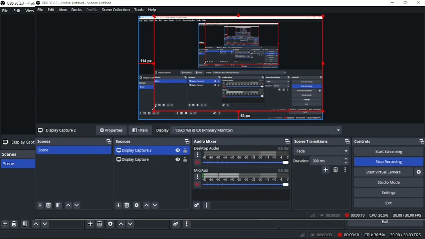  What do you see at coordinates (197, 163) in the screenshot?
I see `volume` at bounding box center [197, 163].